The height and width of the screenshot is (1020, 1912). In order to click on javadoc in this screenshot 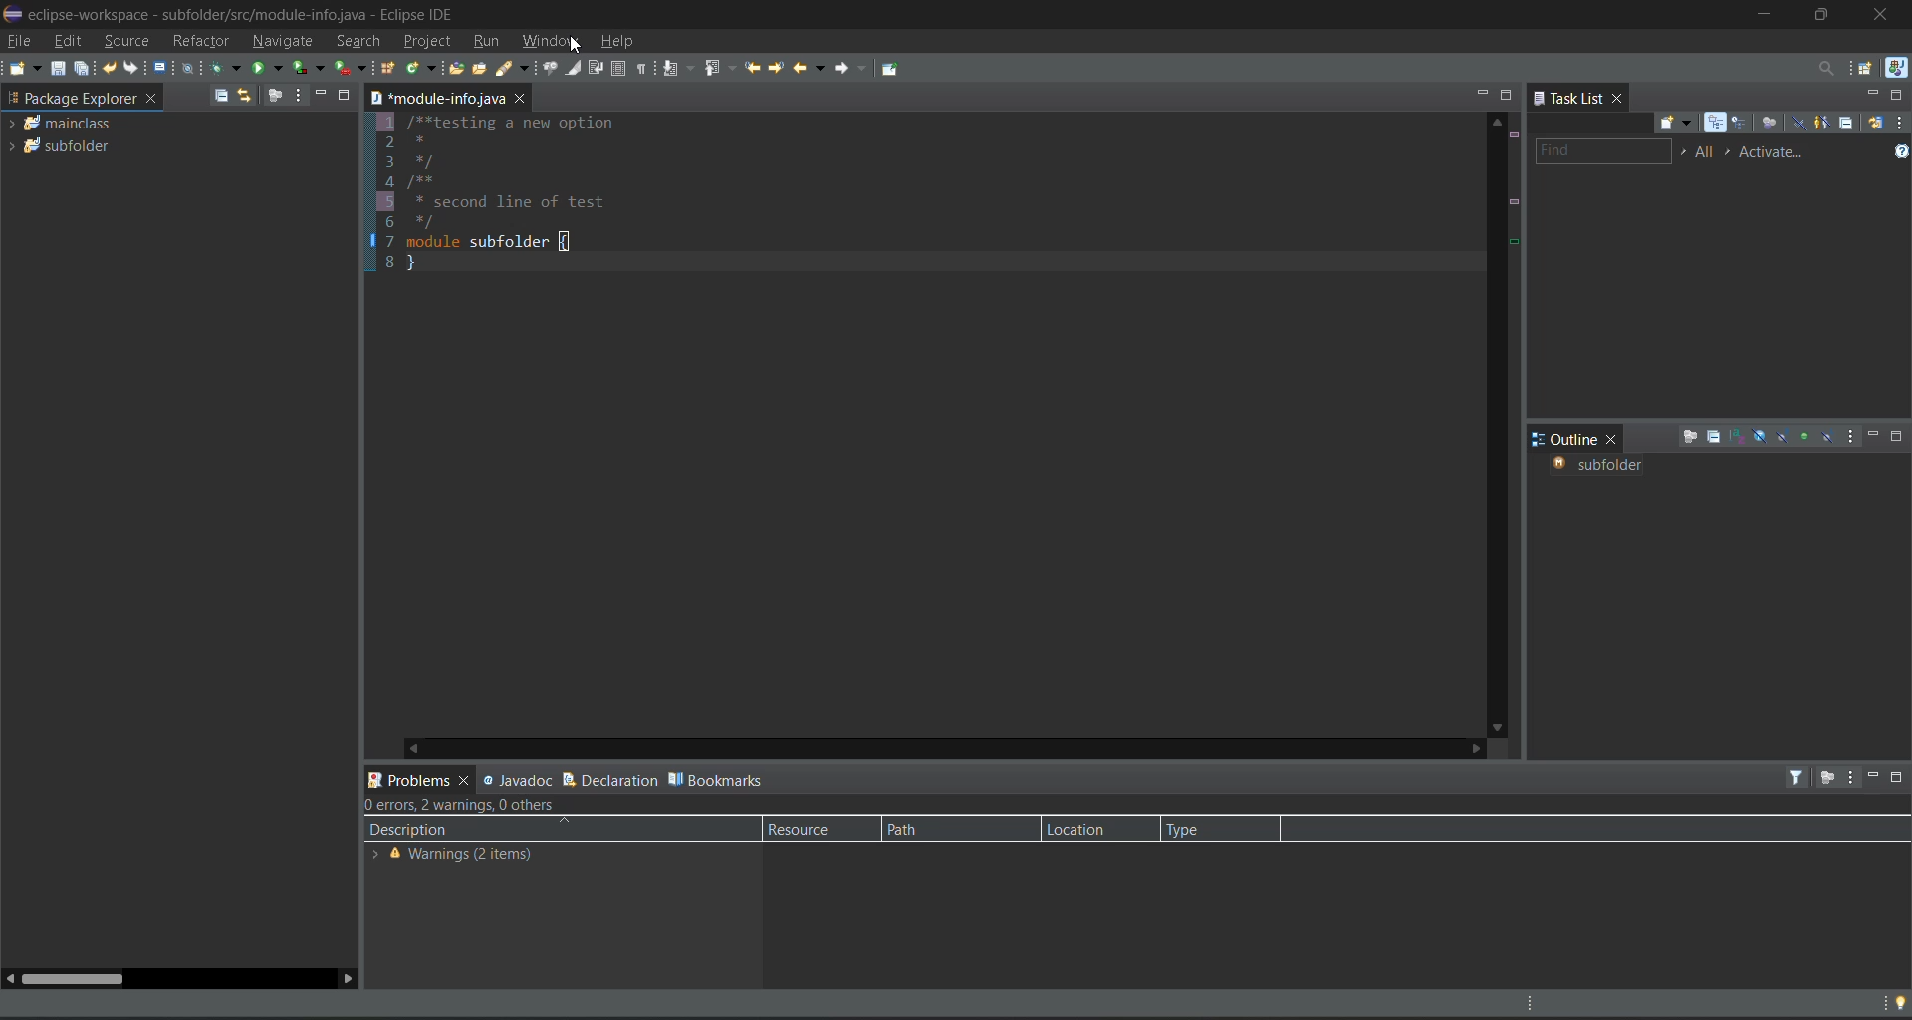, I will do `click(516, 778)`.